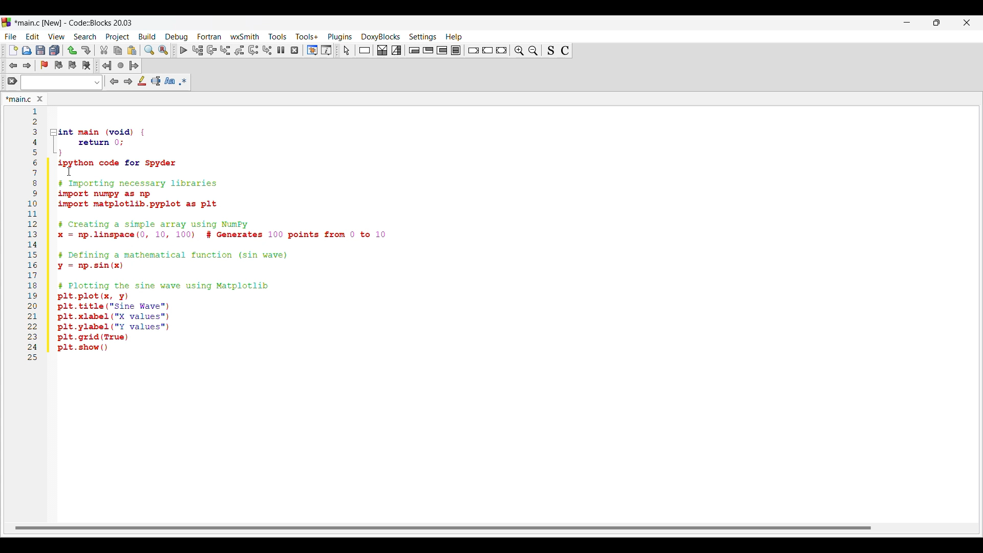  I want to click on Debug/Continue, so click(183, 50).